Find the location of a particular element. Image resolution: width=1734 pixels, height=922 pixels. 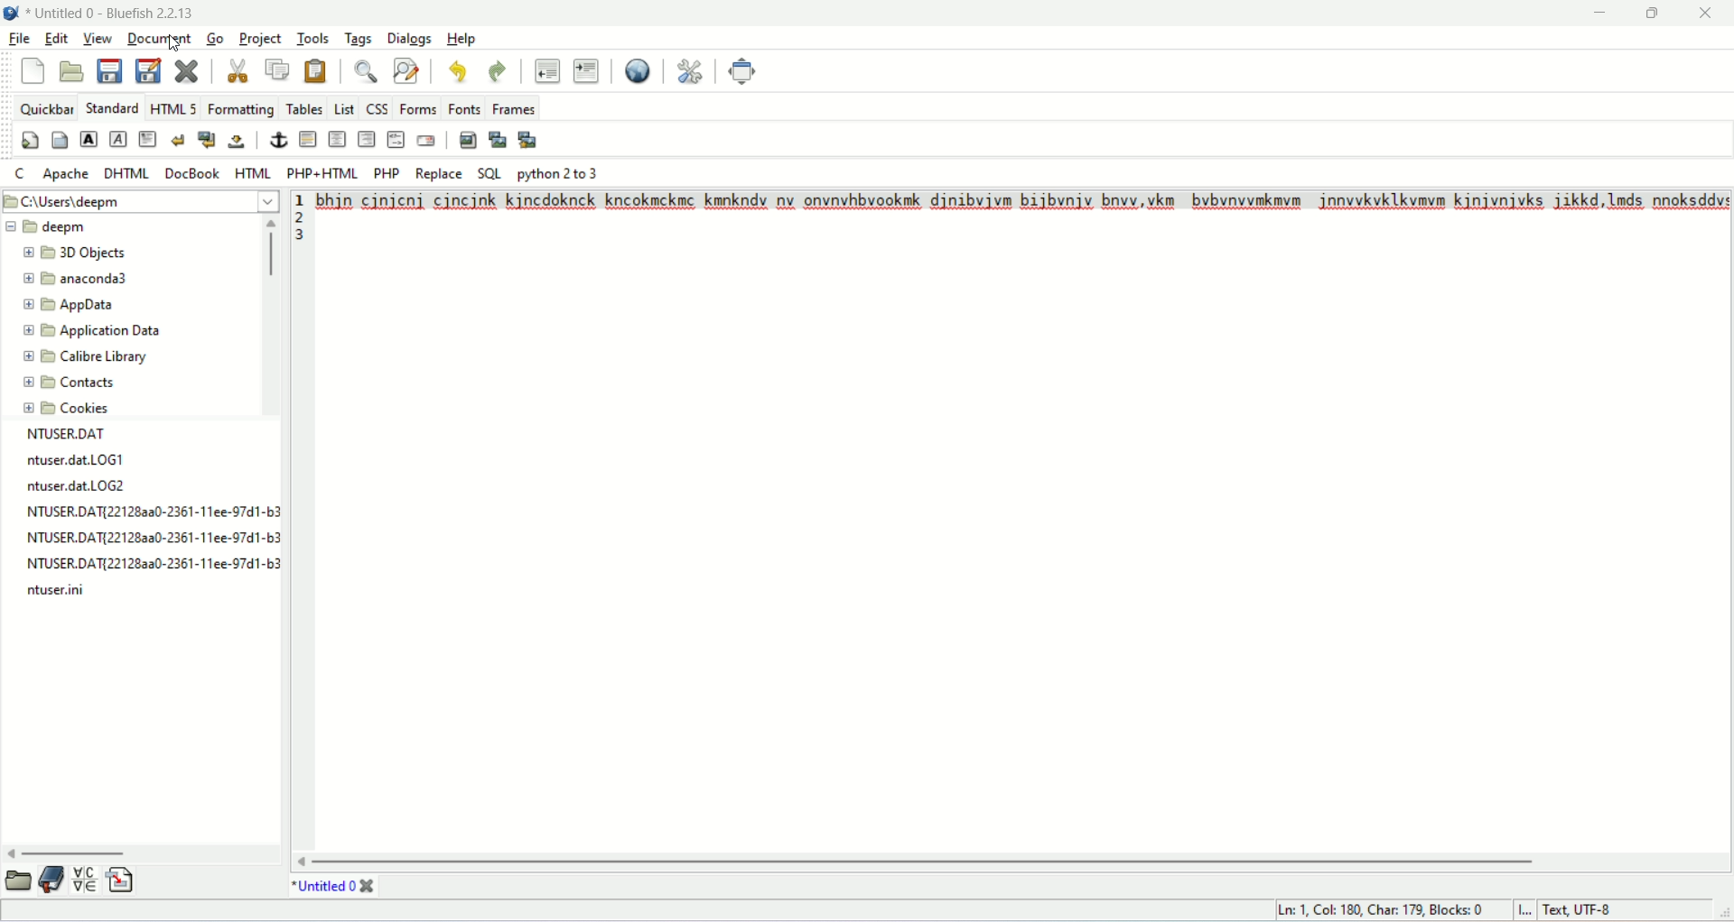

edit is located at coordinates (55, 39).